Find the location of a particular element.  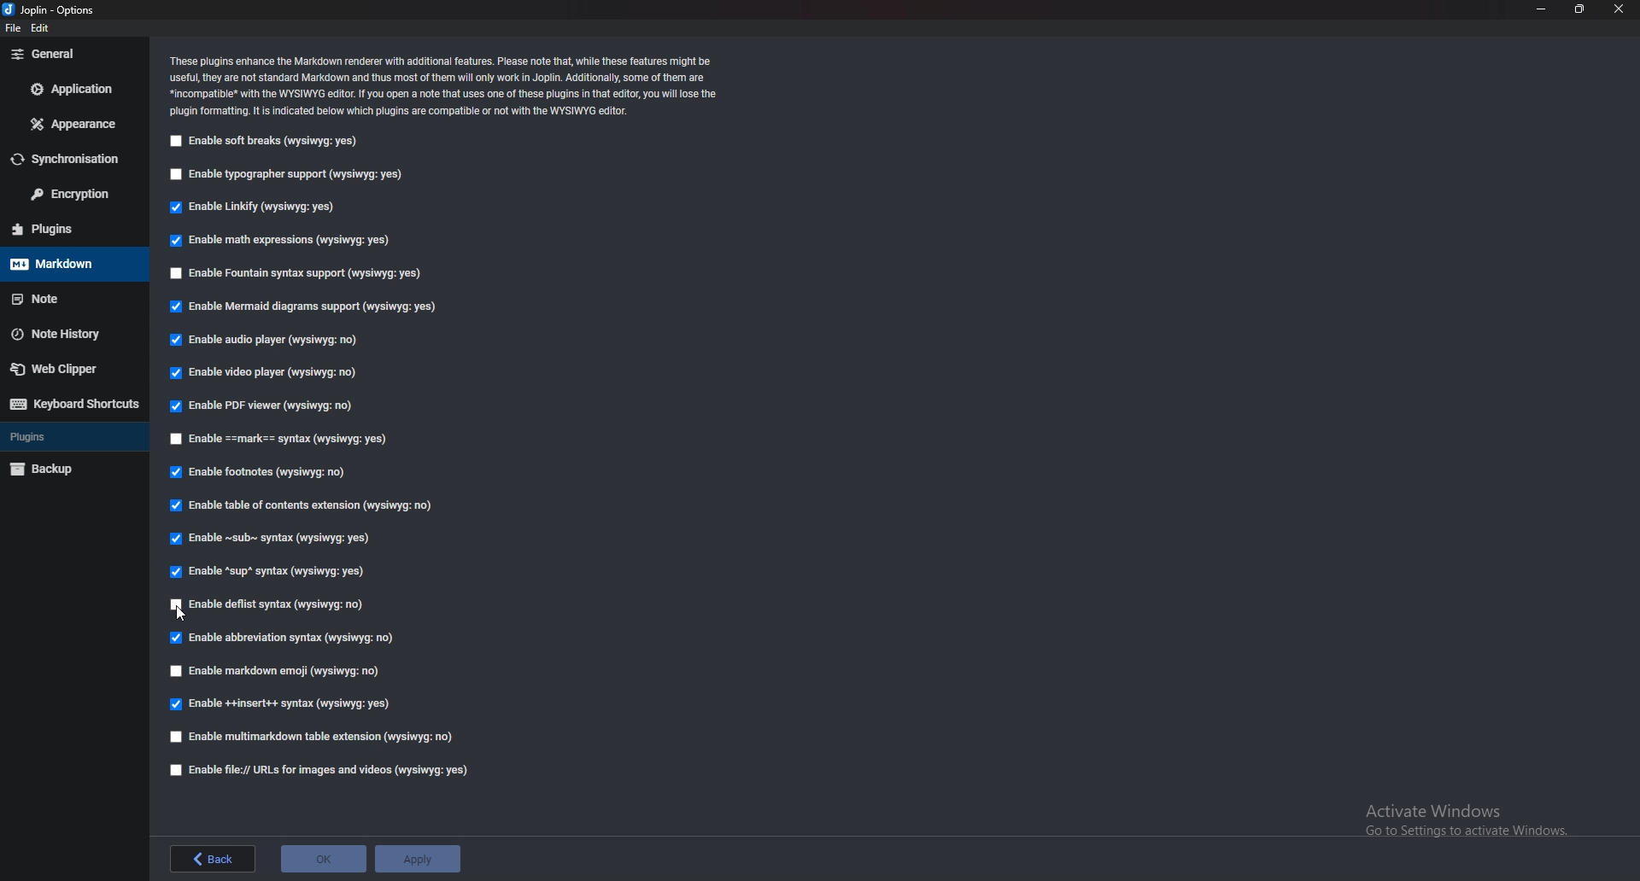

enable insert syntax is located at coordinates (281, 704).